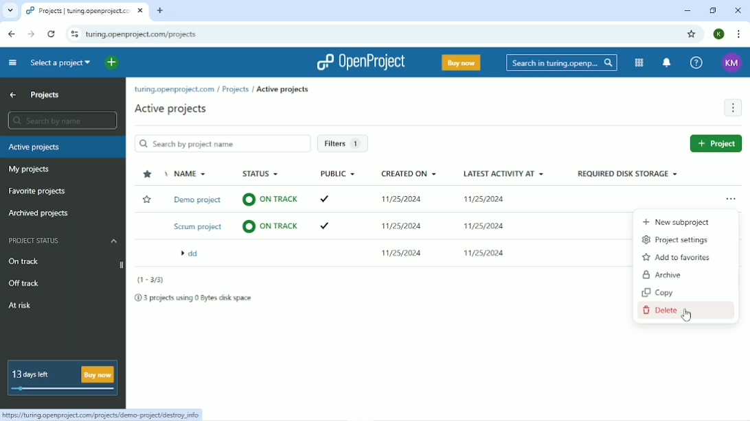 Image resolution: width=750 pixels, height=421 pixels. What do you see at coordinates (222, 143) in the screenshot?
I see `Search by project name` at bounding box center [222, 143].